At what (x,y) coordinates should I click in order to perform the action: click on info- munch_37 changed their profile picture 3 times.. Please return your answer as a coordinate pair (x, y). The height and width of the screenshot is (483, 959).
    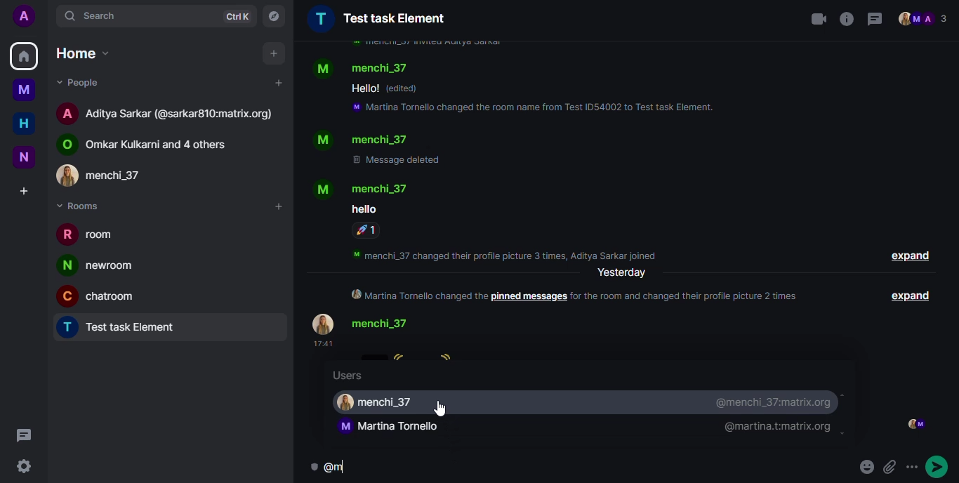
    Looking at the image, I should click on (510, 253).